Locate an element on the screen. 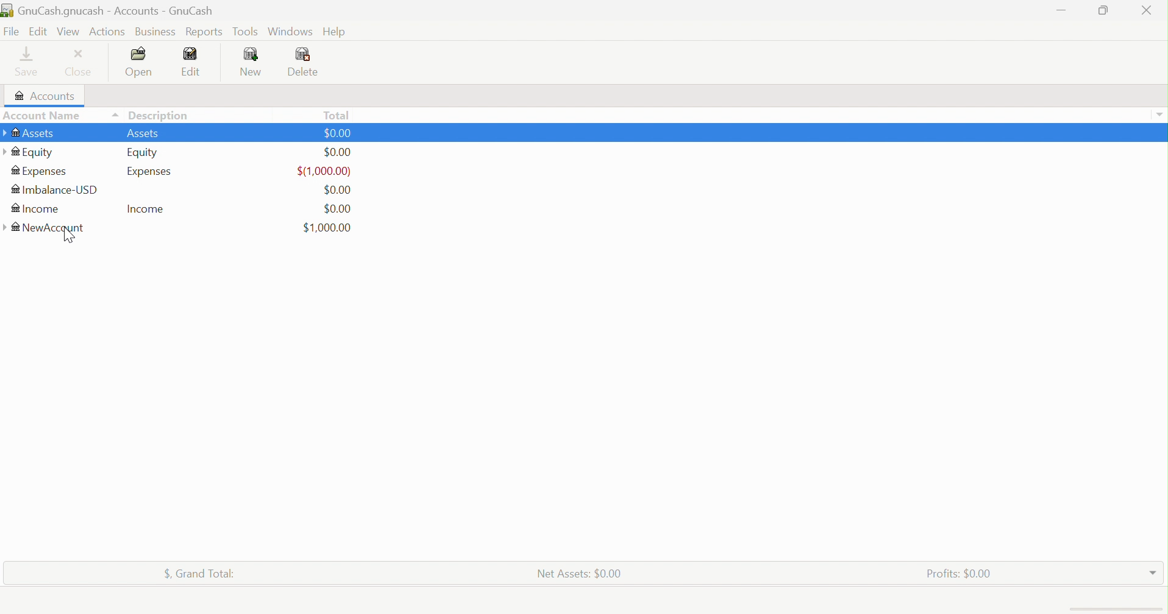 The width and height of the screenshot is (1168, 614). Close is located at coordinates (81, 62).